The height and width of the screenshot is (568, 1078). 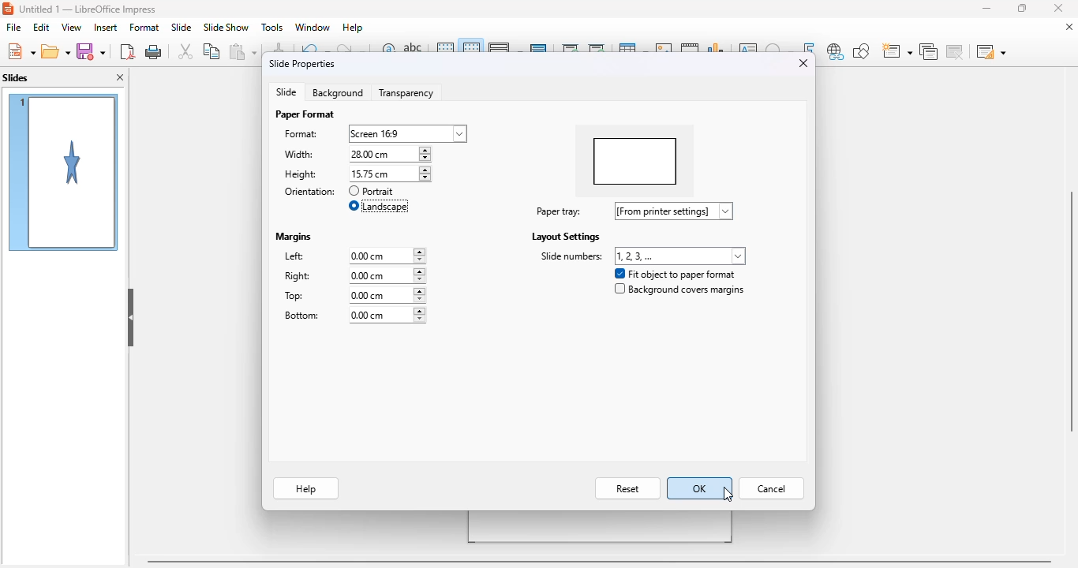 What do you see at coordinates (55, 51) in the screenshot?
I see `open` at bounding box center [55, 51].